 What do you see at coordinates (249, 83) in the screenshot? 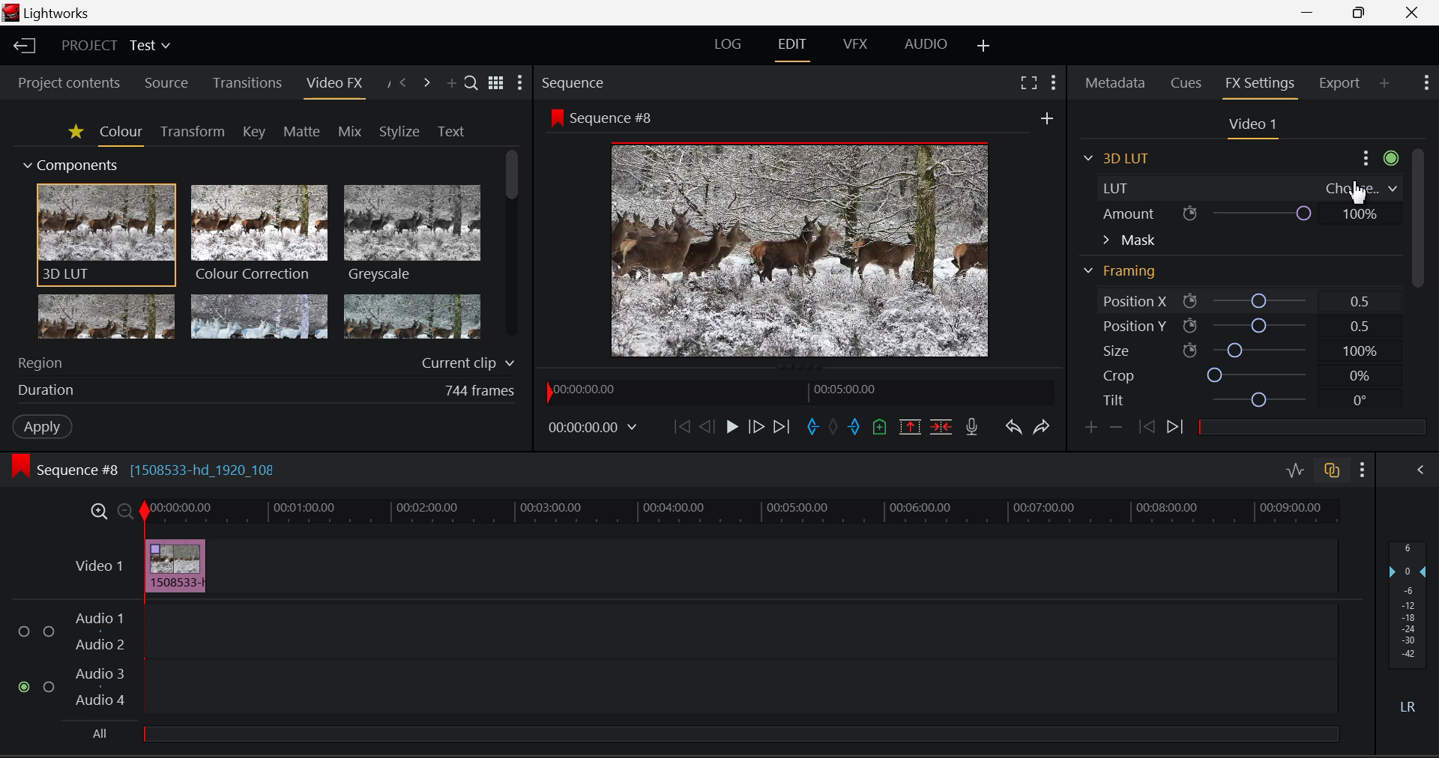
I see `Transitions` at bounding box center [249, 83].